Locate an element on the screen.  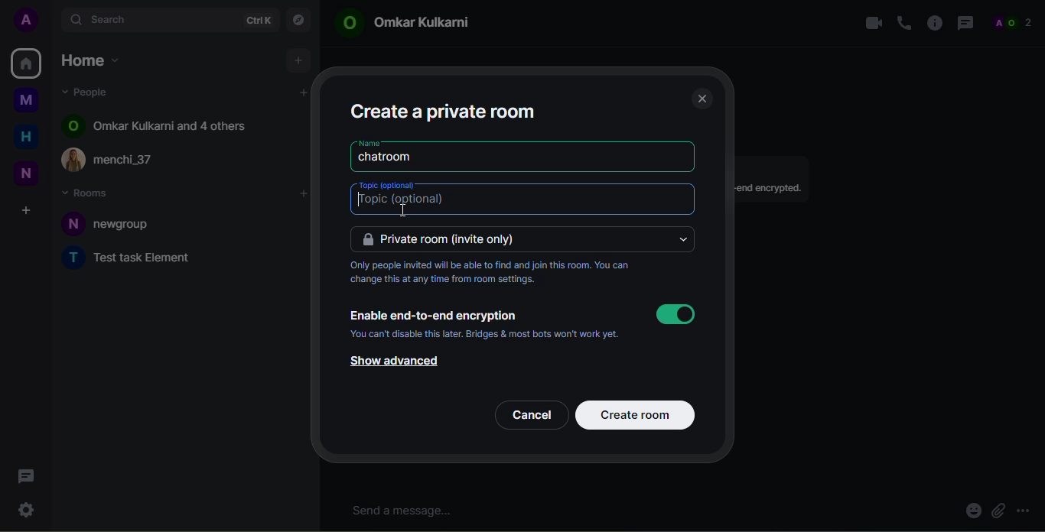
info is located at coordinates (934, 21).